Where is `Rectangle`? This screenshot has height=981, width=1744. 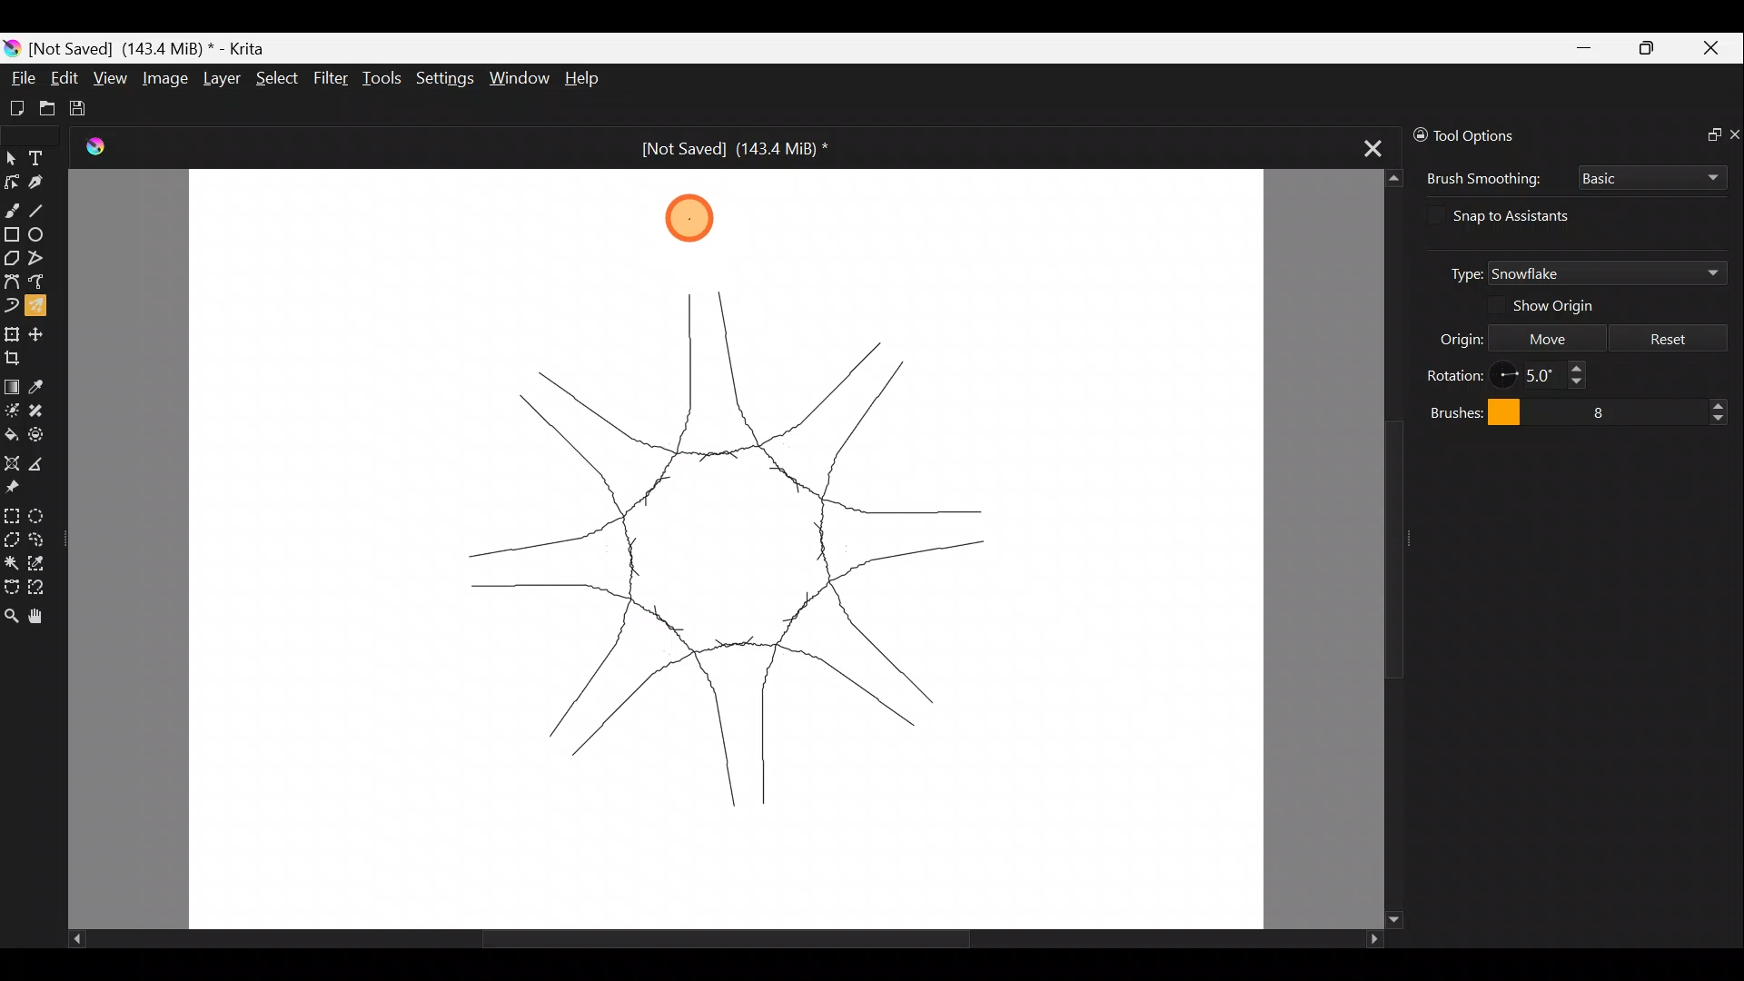
Rectangle is located at coordinates (11, 234).